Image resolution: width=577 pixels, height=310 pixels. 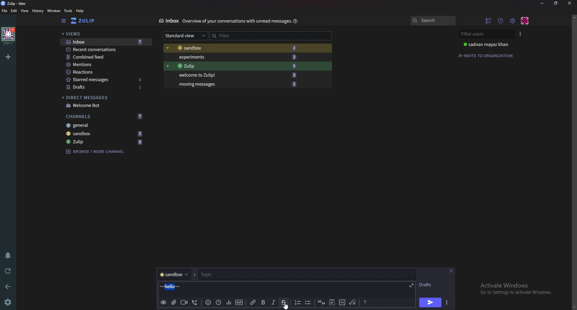 I want to click on close message, so click(x=451, y=270).